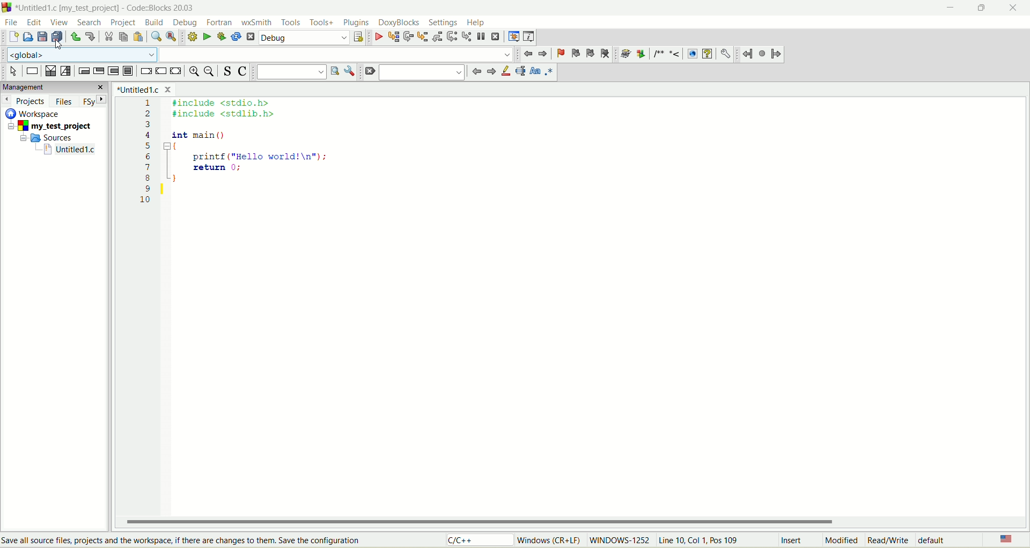 This screenshot has width=1030, height=548. I want to click on back, so click(542, 54).